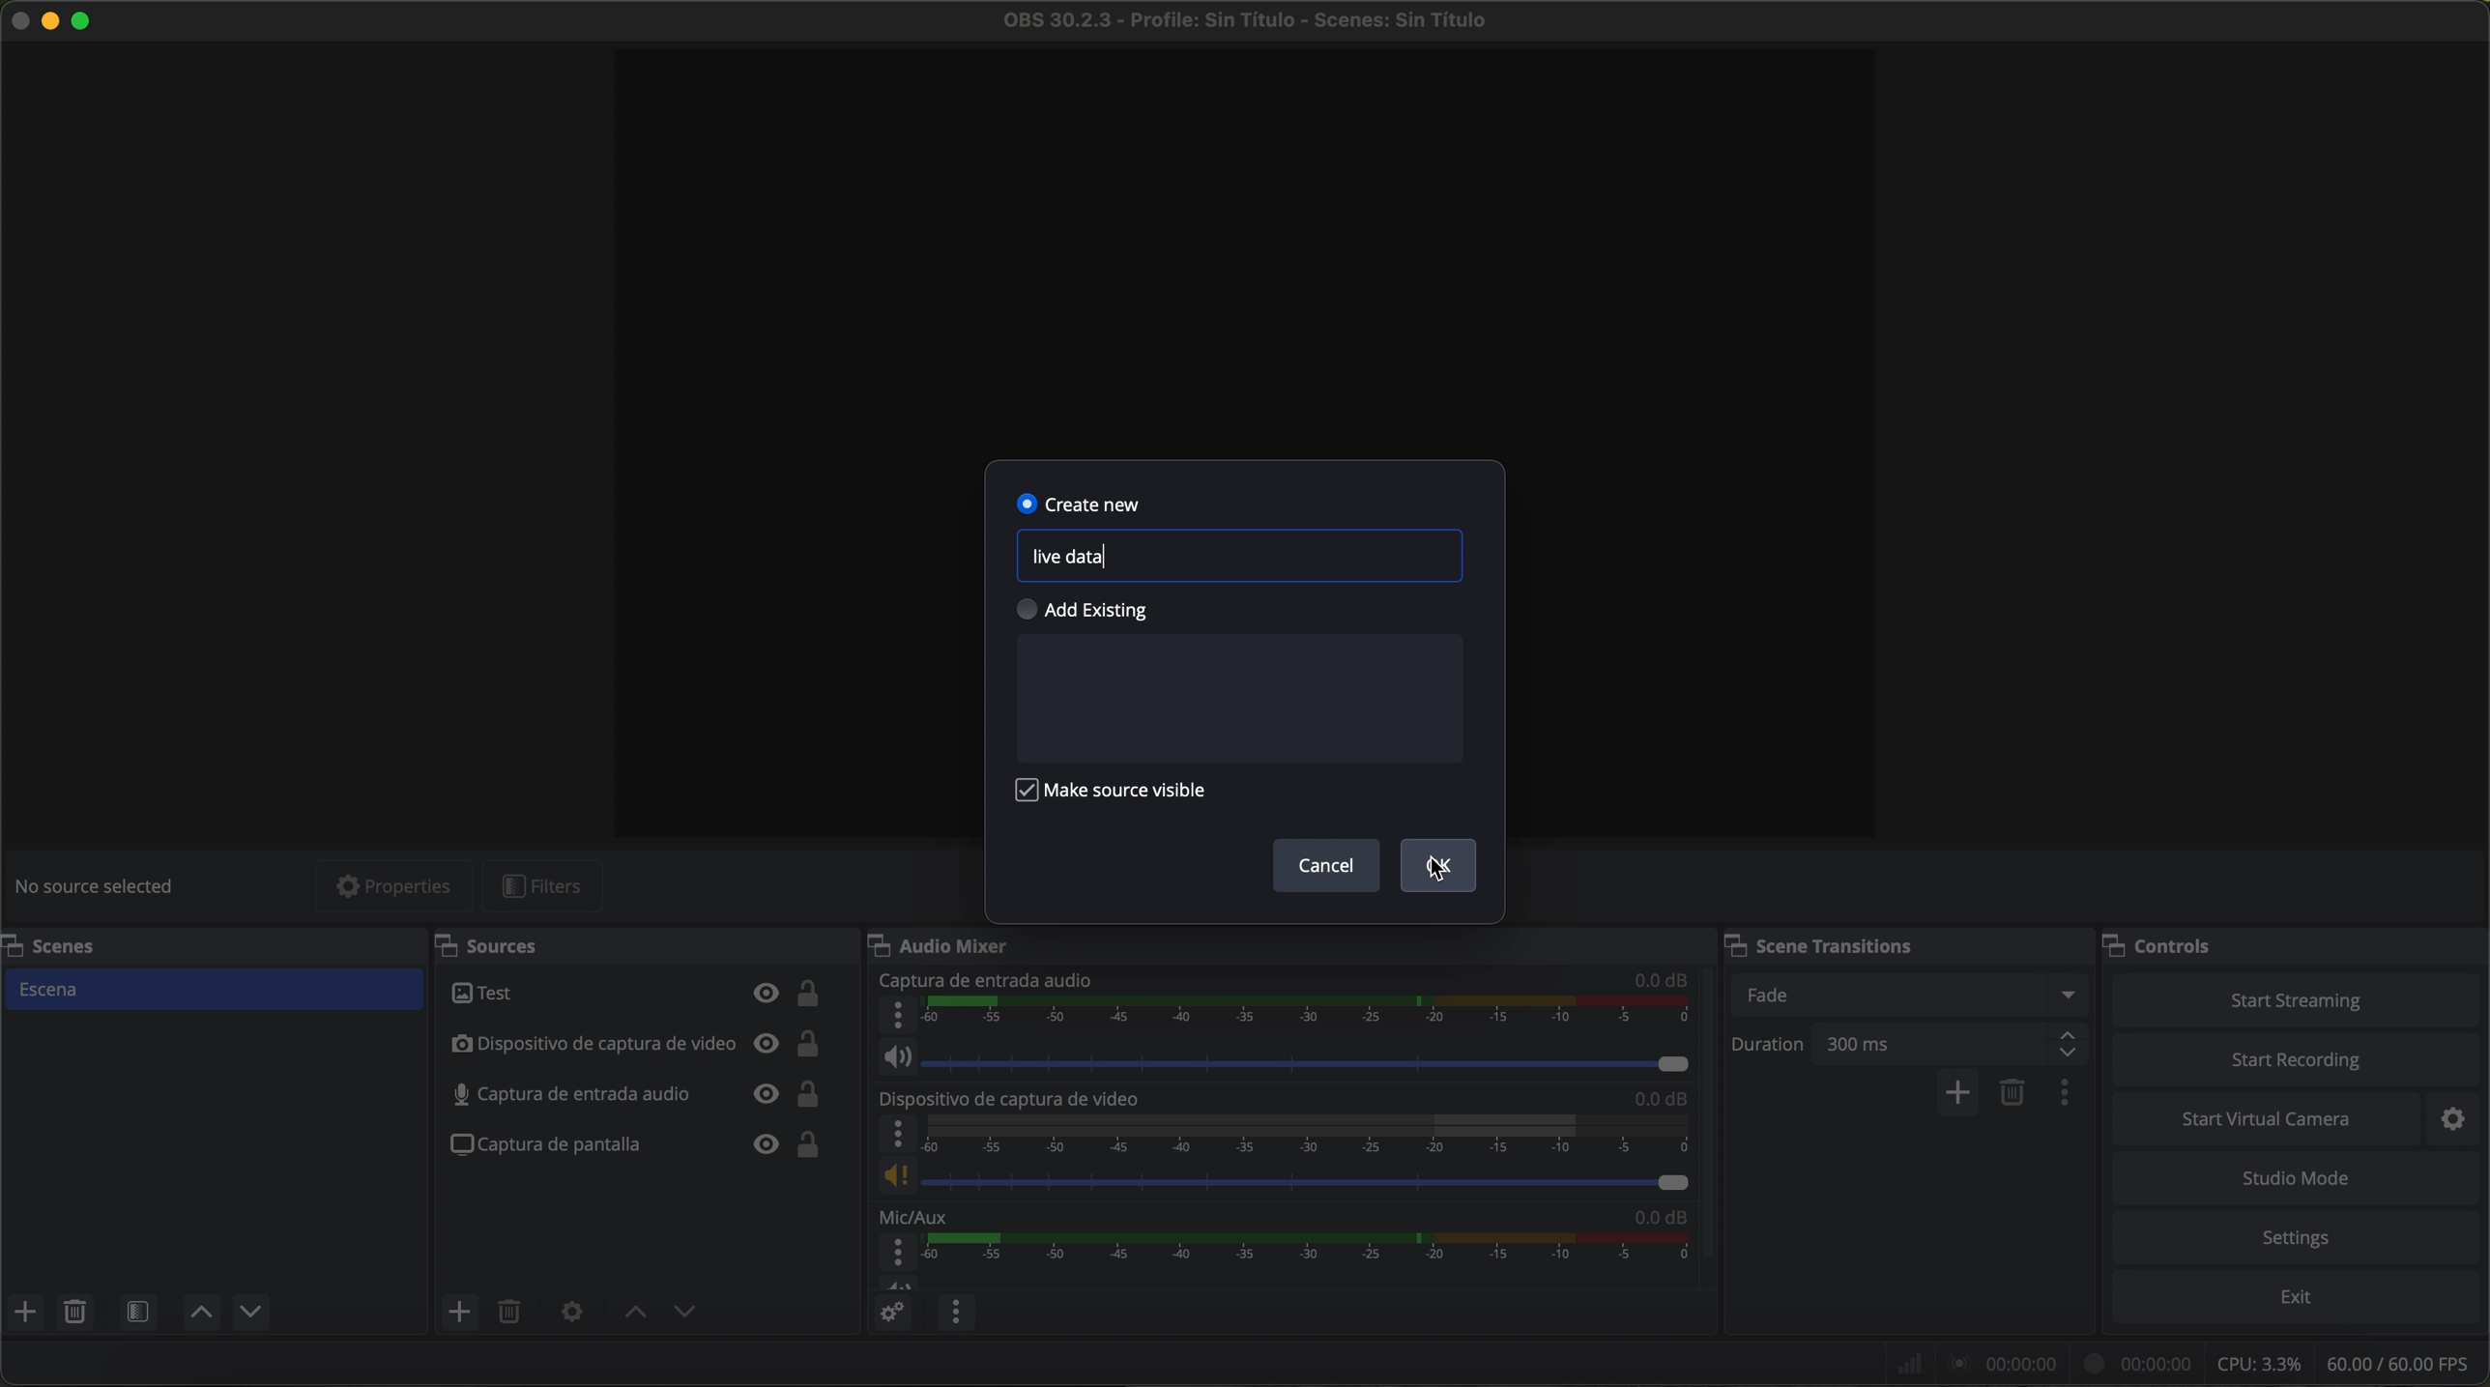 The width and height of the screenshot is (2490, 1387). What do you see at coordinates (503, 944) in the screenshot?
I see `sources` at bounding box center [503, 944].